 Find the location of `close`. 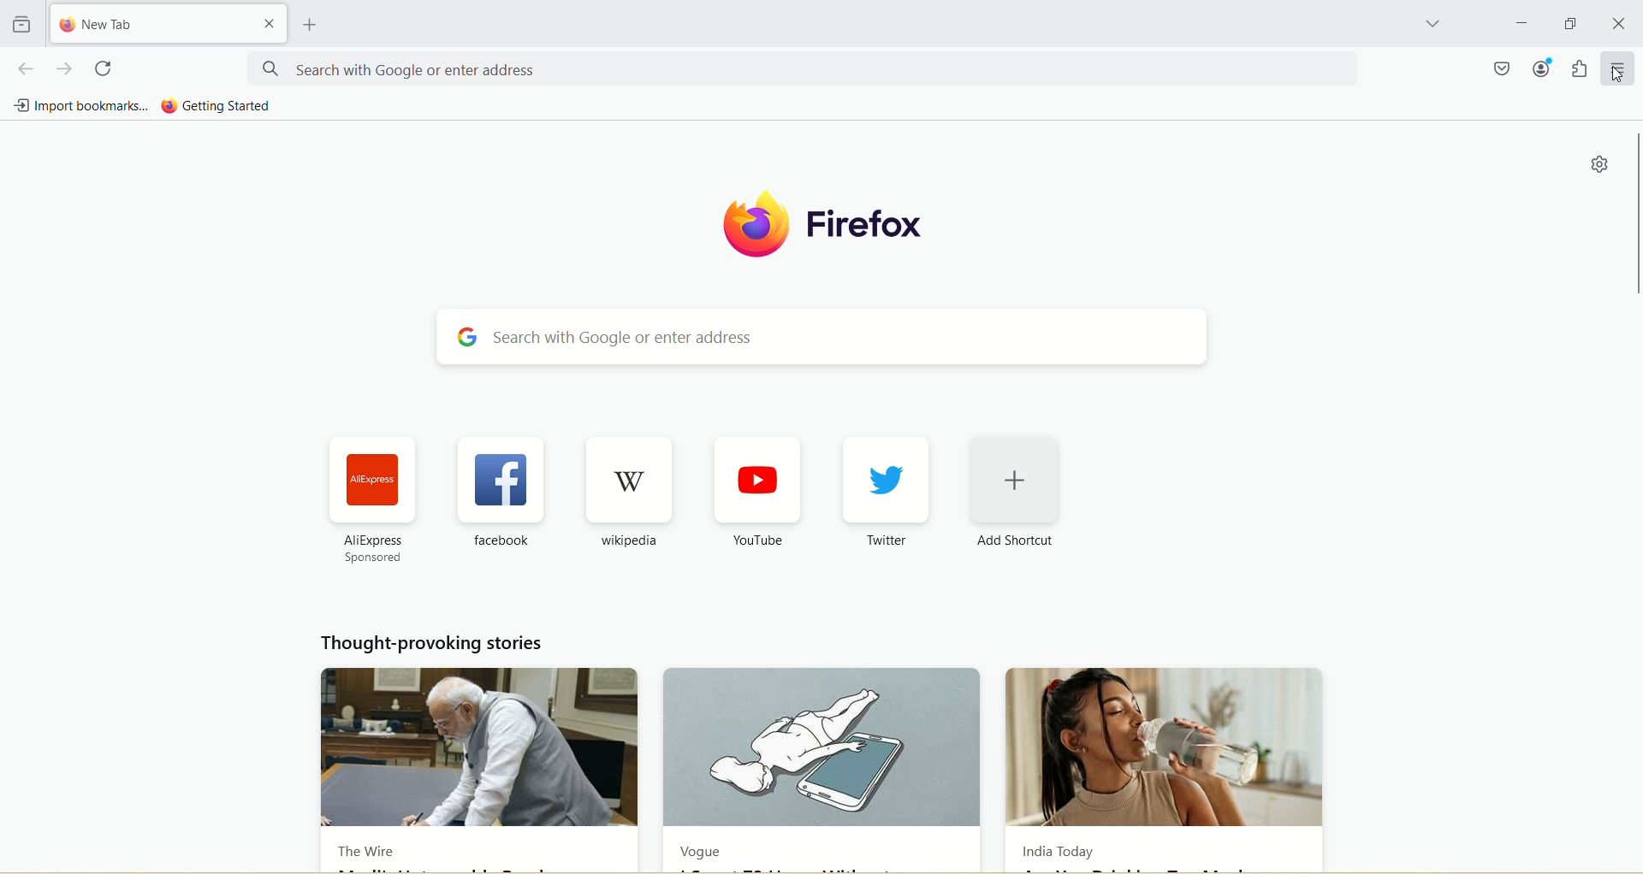

close is located at coordinates (270, 22).